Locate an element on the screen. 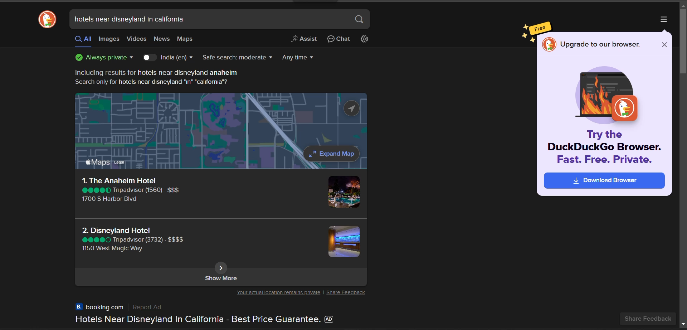 Image resolution: width=687 pixels, height=330 pixels. icon is located at coordinates (549, 45).